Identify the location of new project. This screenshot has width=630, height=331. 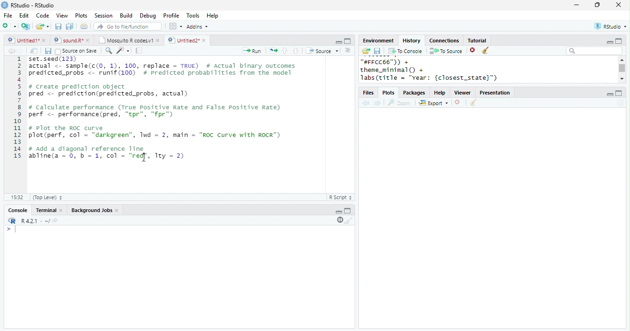
(26, 26).